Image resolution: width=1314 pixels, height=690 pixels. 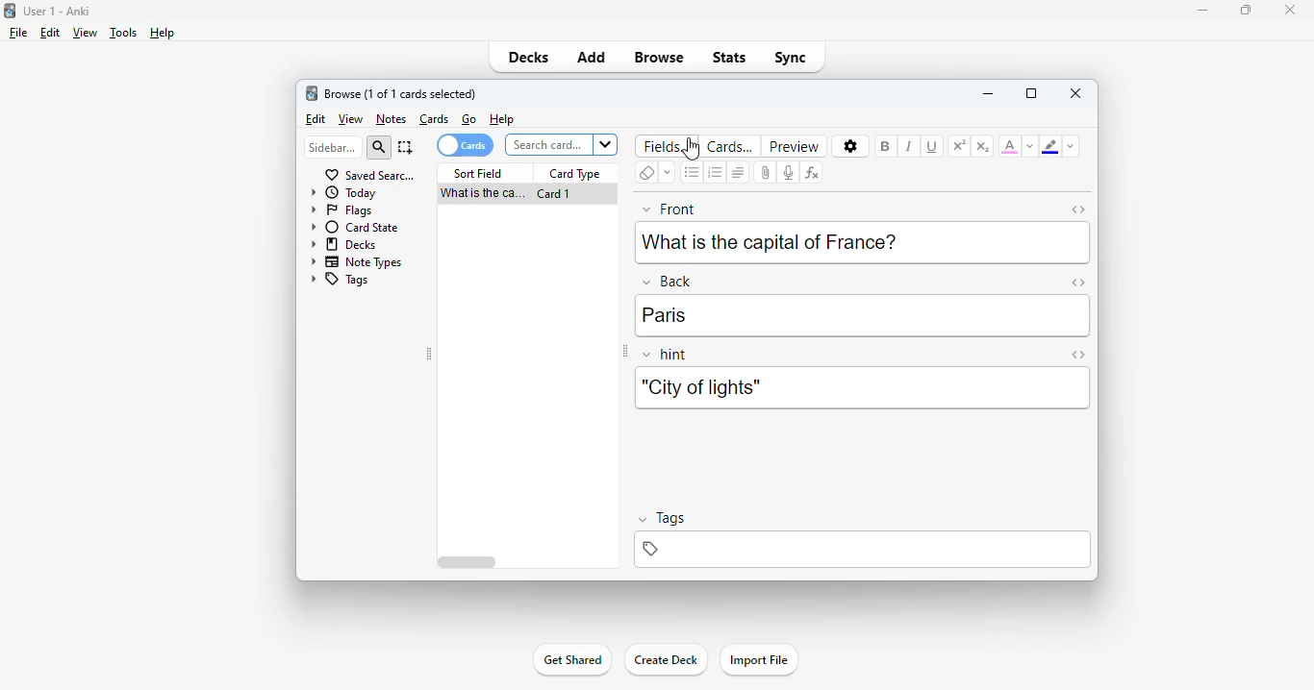 I want to click on search bar, so click(x=560, y=144).